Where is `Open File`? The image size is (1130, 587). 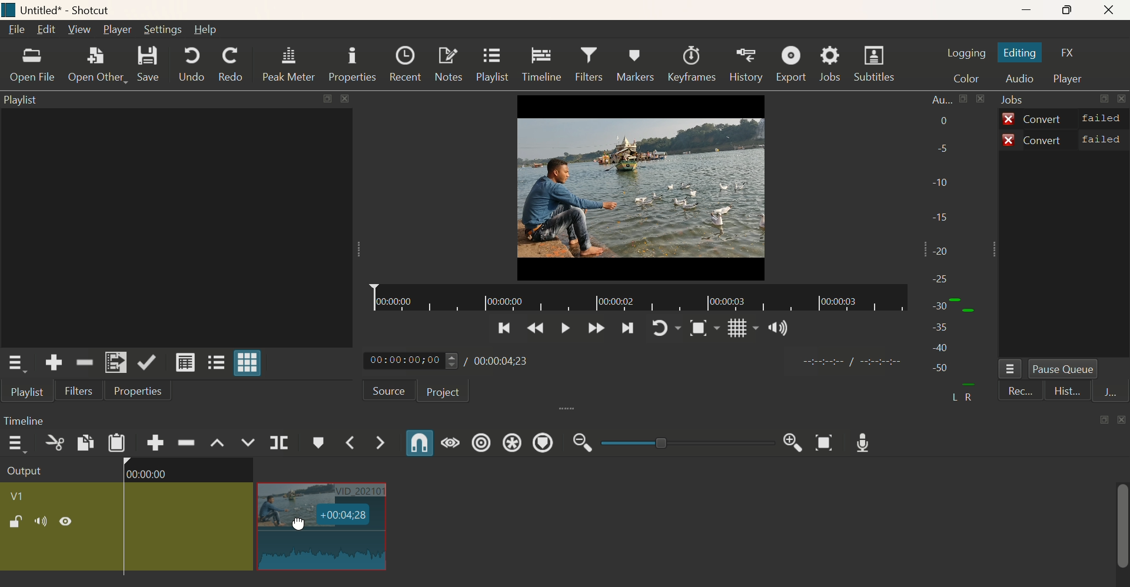
Open File is located at coordinates (31, 68).